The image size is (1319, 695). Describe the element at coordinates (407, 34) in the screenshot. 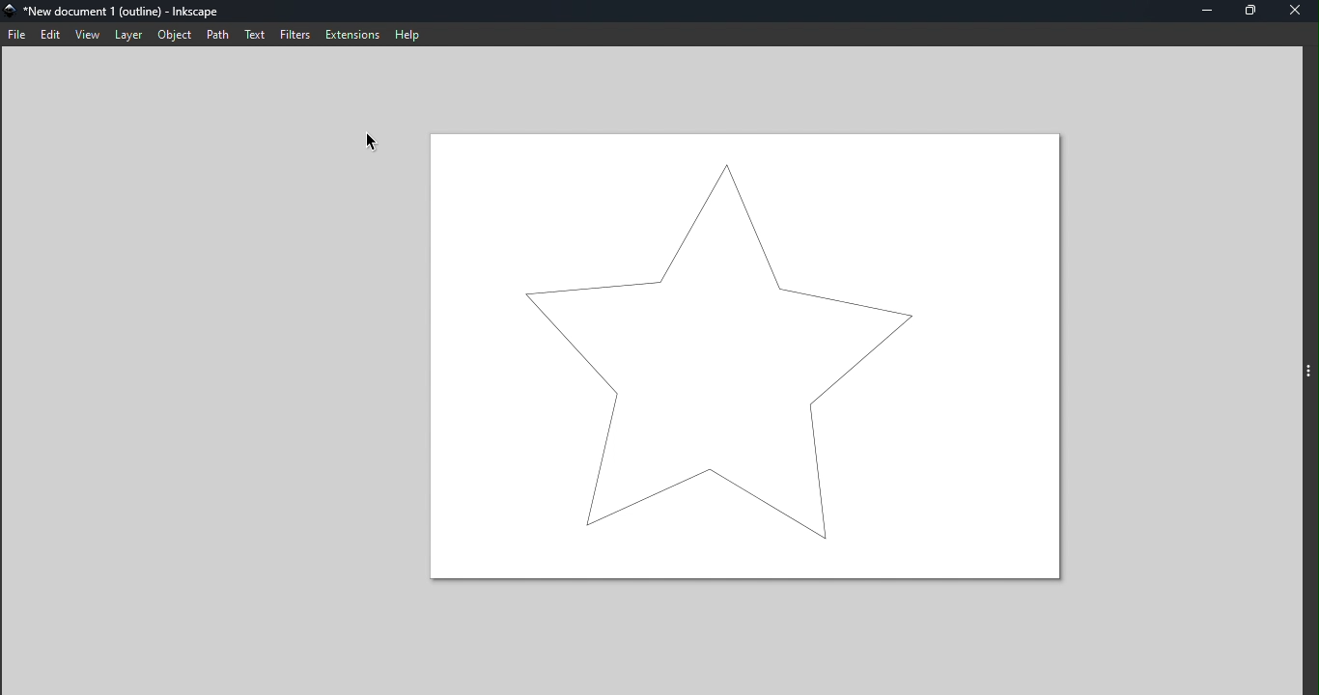

I see `Help` at that location.